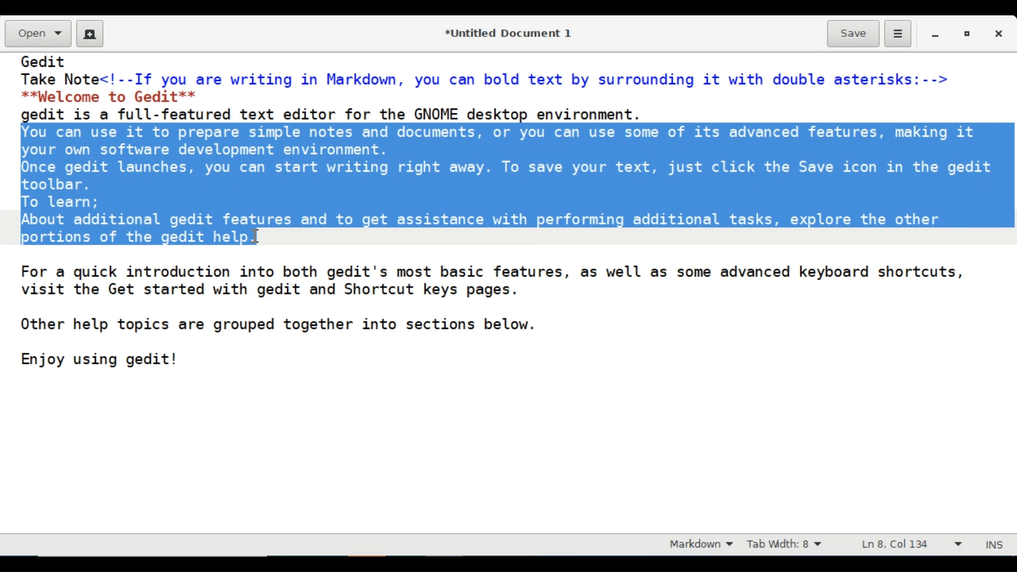 The width and height of the screenshot is (1017, 572). What do you see at coordinates (1001, 33) in the screenshot?
I see `Close` at bounding box center [1001, 33].